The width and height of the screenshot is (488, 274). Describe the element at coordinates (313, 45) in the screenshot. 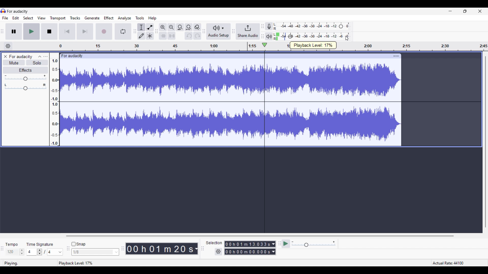

I see `Description of current selection` at that location.